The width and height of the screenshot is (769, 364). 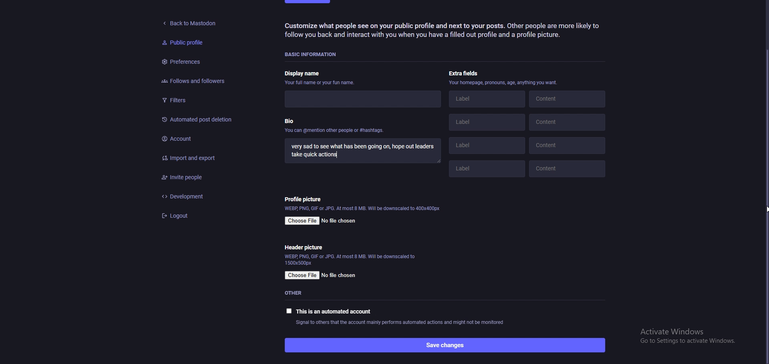 I want to click on no file chosen, so click(x=340, y=275).